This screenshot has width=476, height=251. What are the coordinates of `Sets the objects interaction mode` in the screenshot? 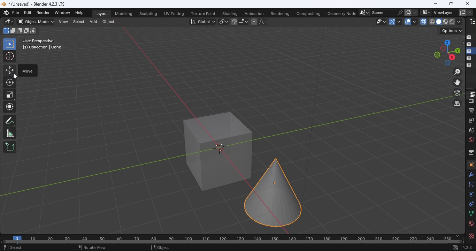 It's located at (35, 22).